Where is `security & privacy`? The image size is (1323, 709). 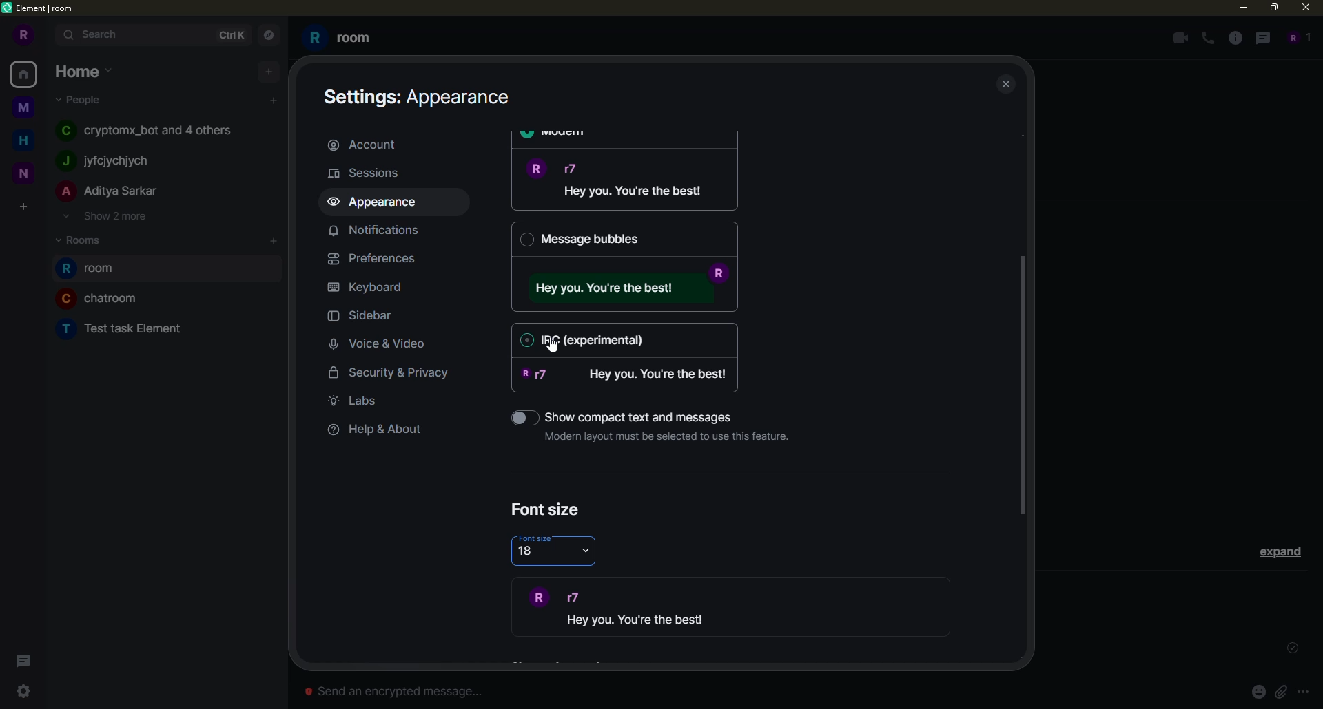
security & privacy is located at coordinates (395, 372).